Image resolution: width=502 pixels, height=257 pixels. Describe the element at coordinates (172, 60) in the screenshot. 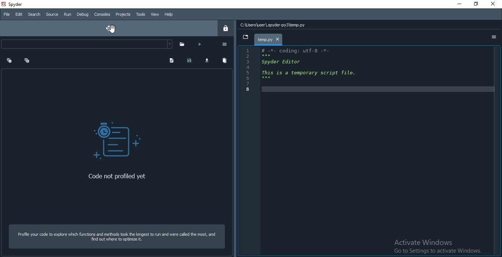

I see `document` at that location.